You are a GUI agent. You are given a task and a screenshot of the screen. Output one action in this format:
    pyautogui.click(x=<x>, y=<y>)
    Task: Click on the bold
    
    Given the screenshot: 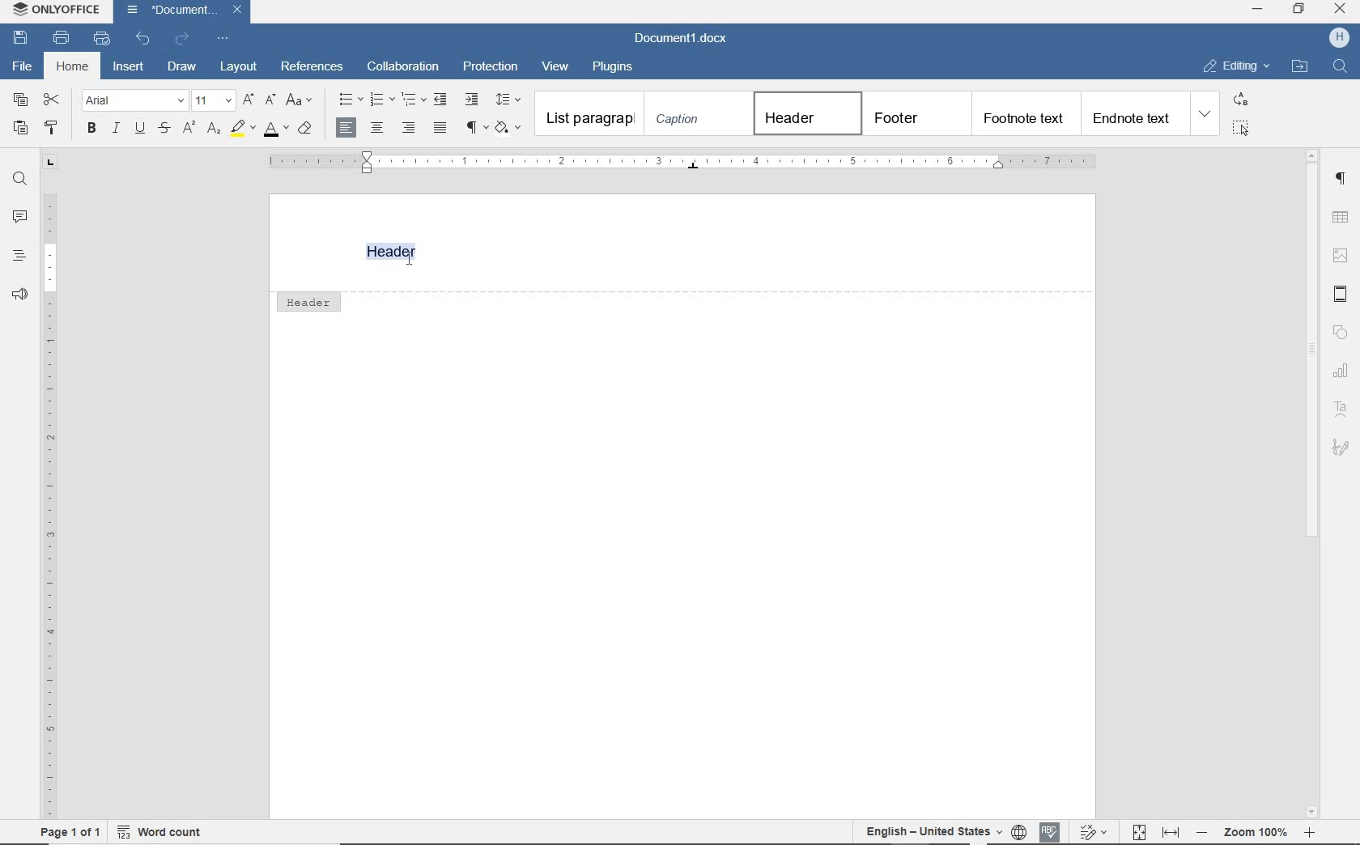 What is the action you would take?
    pyautogui.click(x=91, y=129)
    